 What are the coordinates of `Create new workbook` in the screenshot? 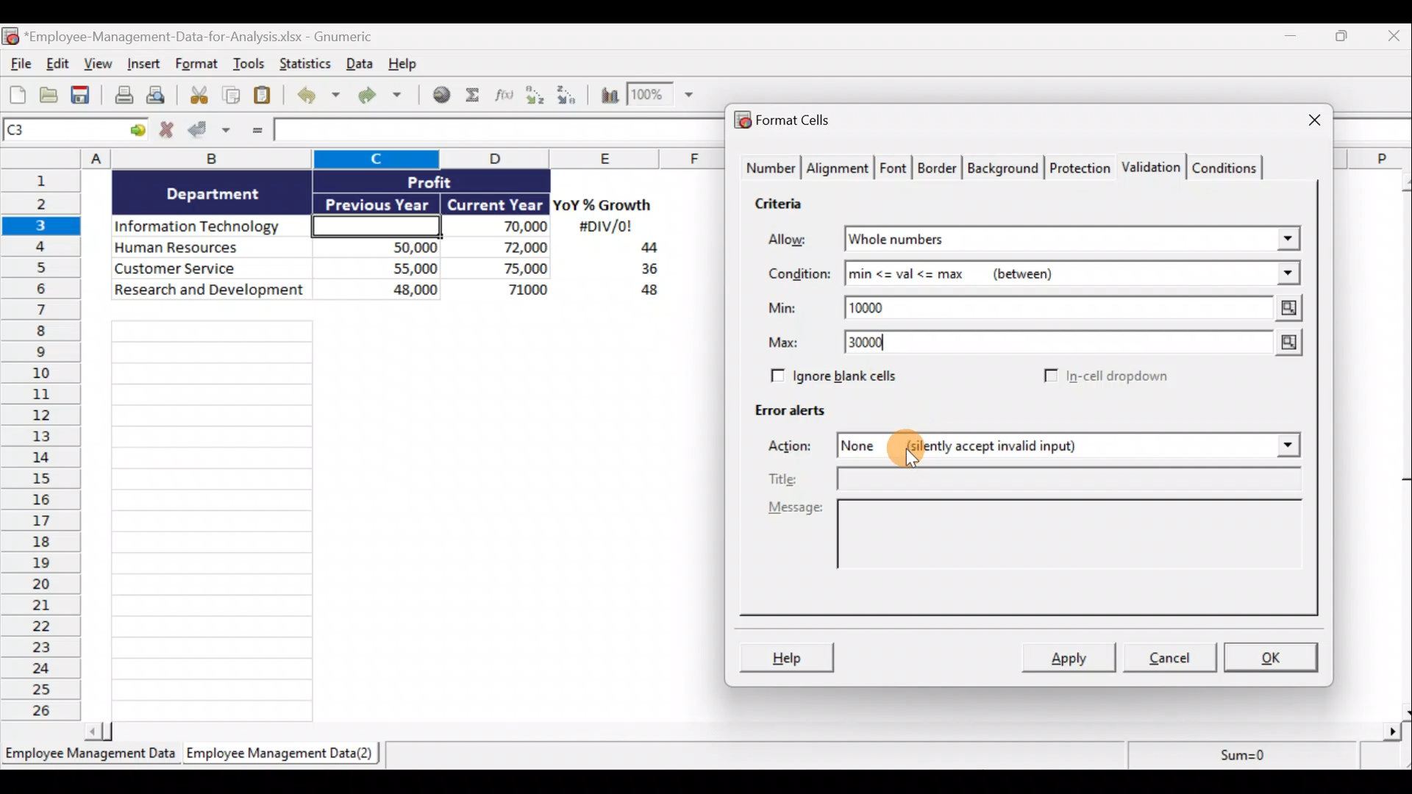 It's located at (18, 94).